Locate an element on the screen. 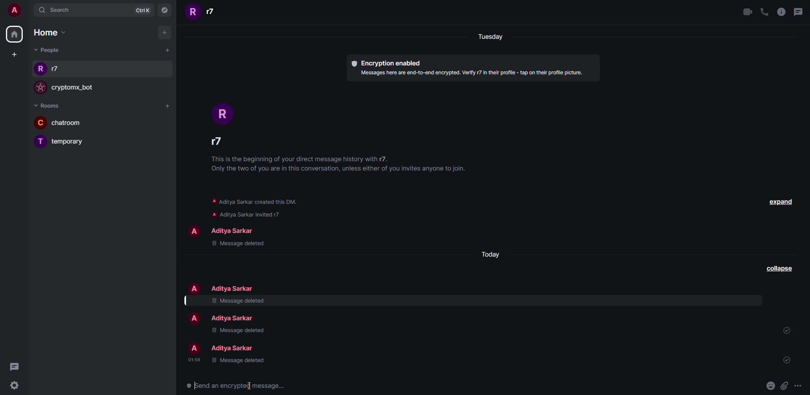 This screenshot has width=810, height=395. bot is located at coordinates (77, 89).